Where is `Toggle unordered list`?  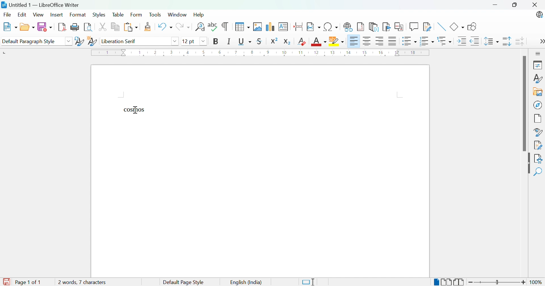 Toggle unordered list is located at coordinates (409, 42).